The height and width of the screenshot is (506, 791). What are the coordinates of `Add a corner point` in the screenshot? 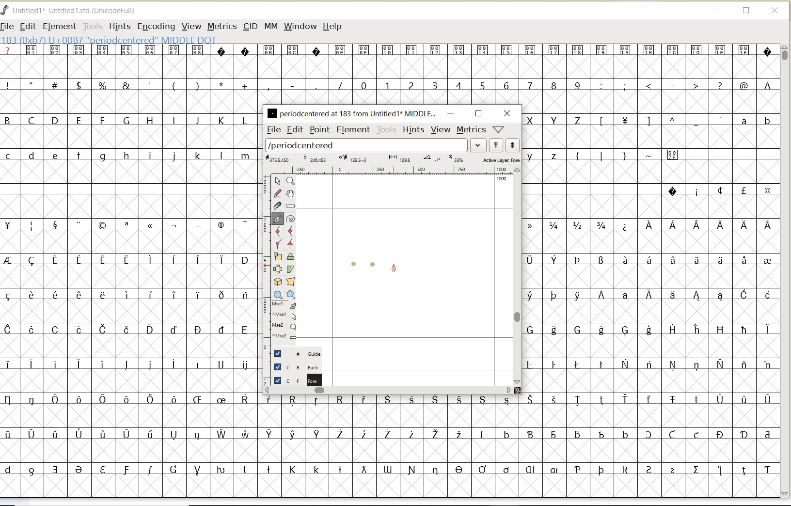 It's located at (290, 243).